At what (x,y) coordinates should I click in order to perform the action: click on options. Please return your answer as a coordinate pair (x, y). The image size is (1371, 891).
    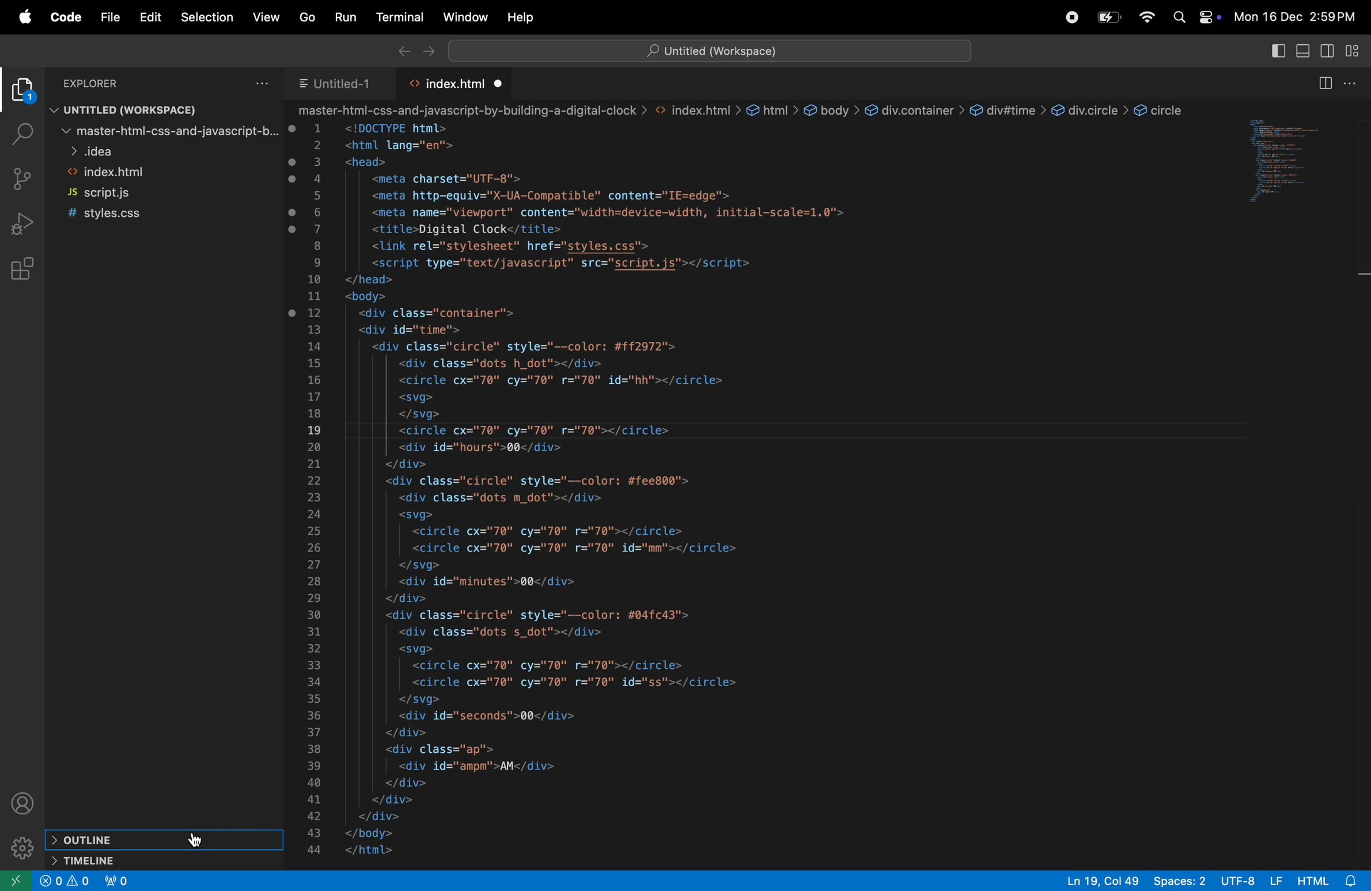
    Looking at the image, I should click on (1352, 83).